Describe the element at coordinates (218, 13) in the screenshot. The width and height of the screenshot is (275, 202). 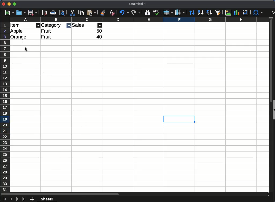
I see `autofilter` at that location.